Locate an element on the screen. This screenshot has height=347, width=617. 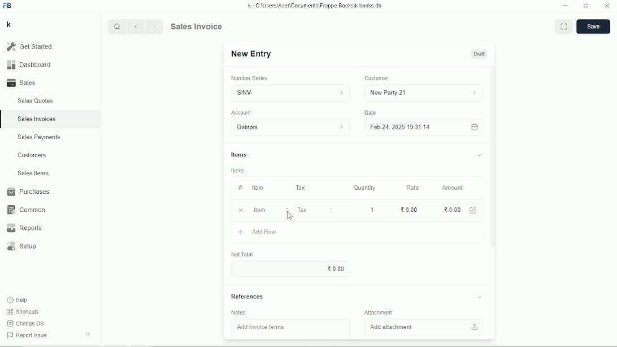
Report issue is located at coordinates (26, 336).